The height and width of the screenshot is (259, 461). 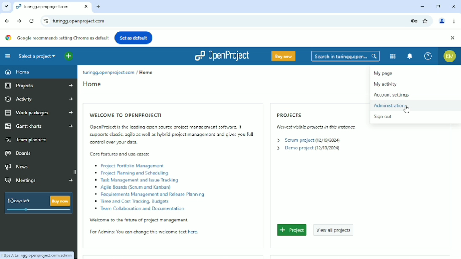 What do you see at coordinates (37, 56) in the screenshot?
I see `Select a project` at bounding box center [37, 56].